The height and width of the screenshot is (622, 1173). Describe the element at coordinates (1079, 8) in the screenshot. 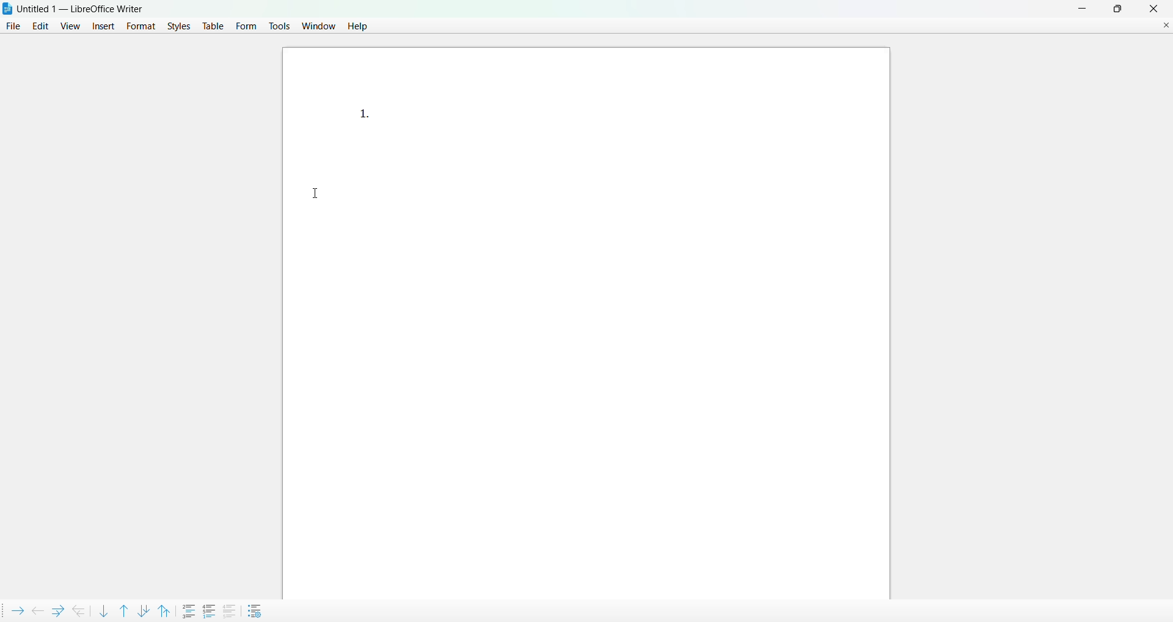

I see `minimize` at that location.